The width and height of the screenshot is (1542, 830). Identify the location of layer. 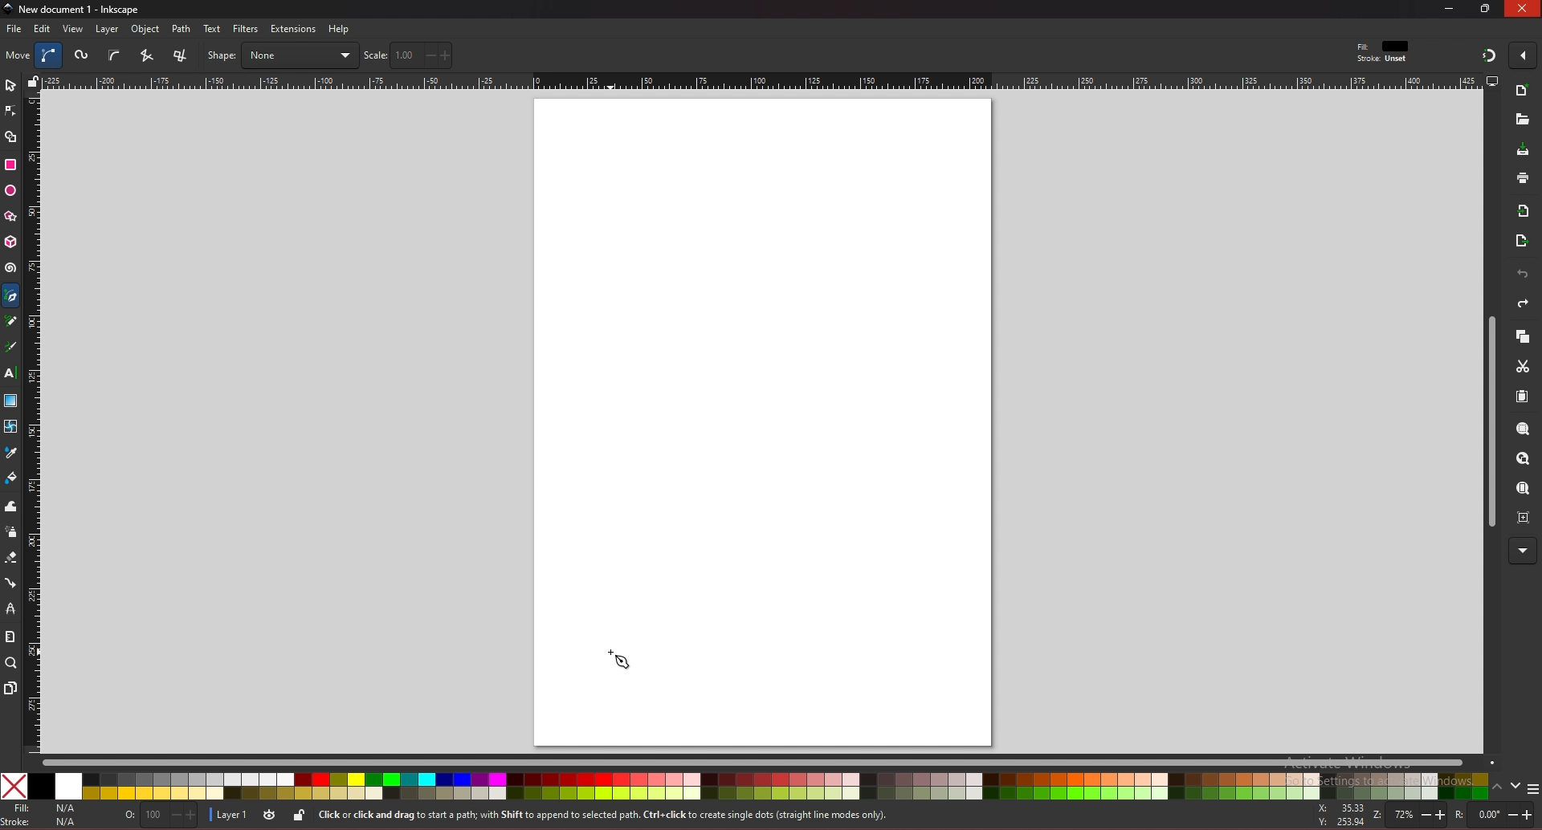
(230, 814).